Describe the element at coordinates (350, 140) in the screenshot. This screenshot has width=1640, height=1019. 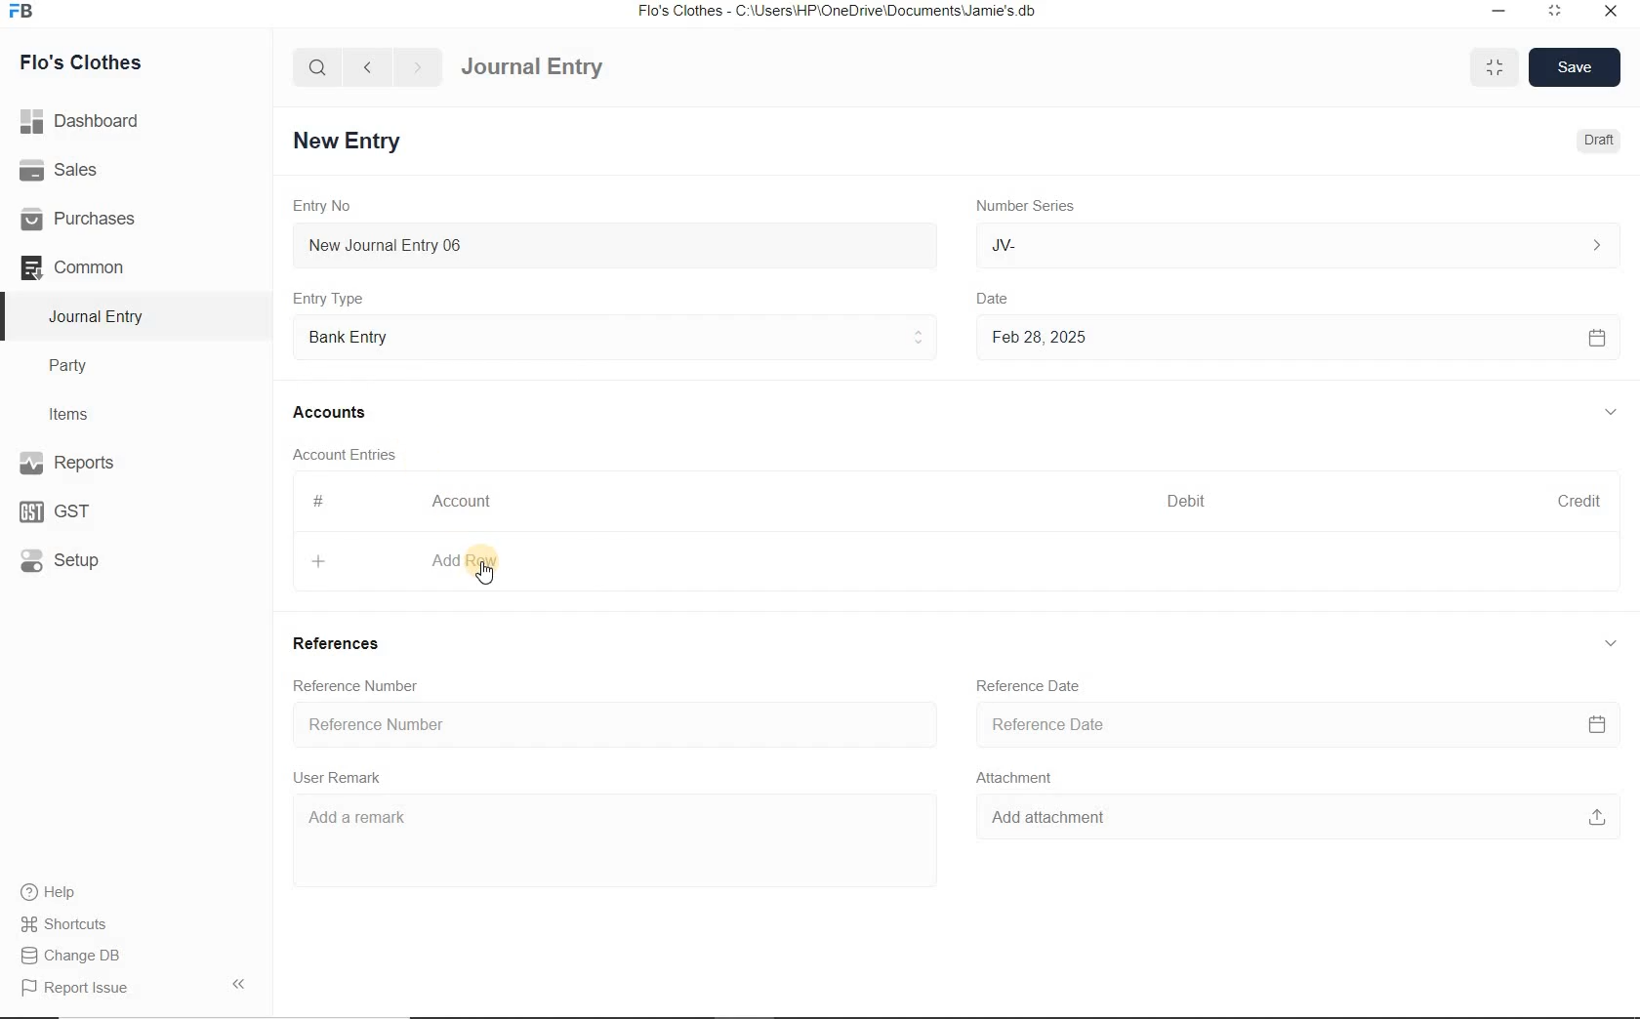
I see `New Entry` at that location.